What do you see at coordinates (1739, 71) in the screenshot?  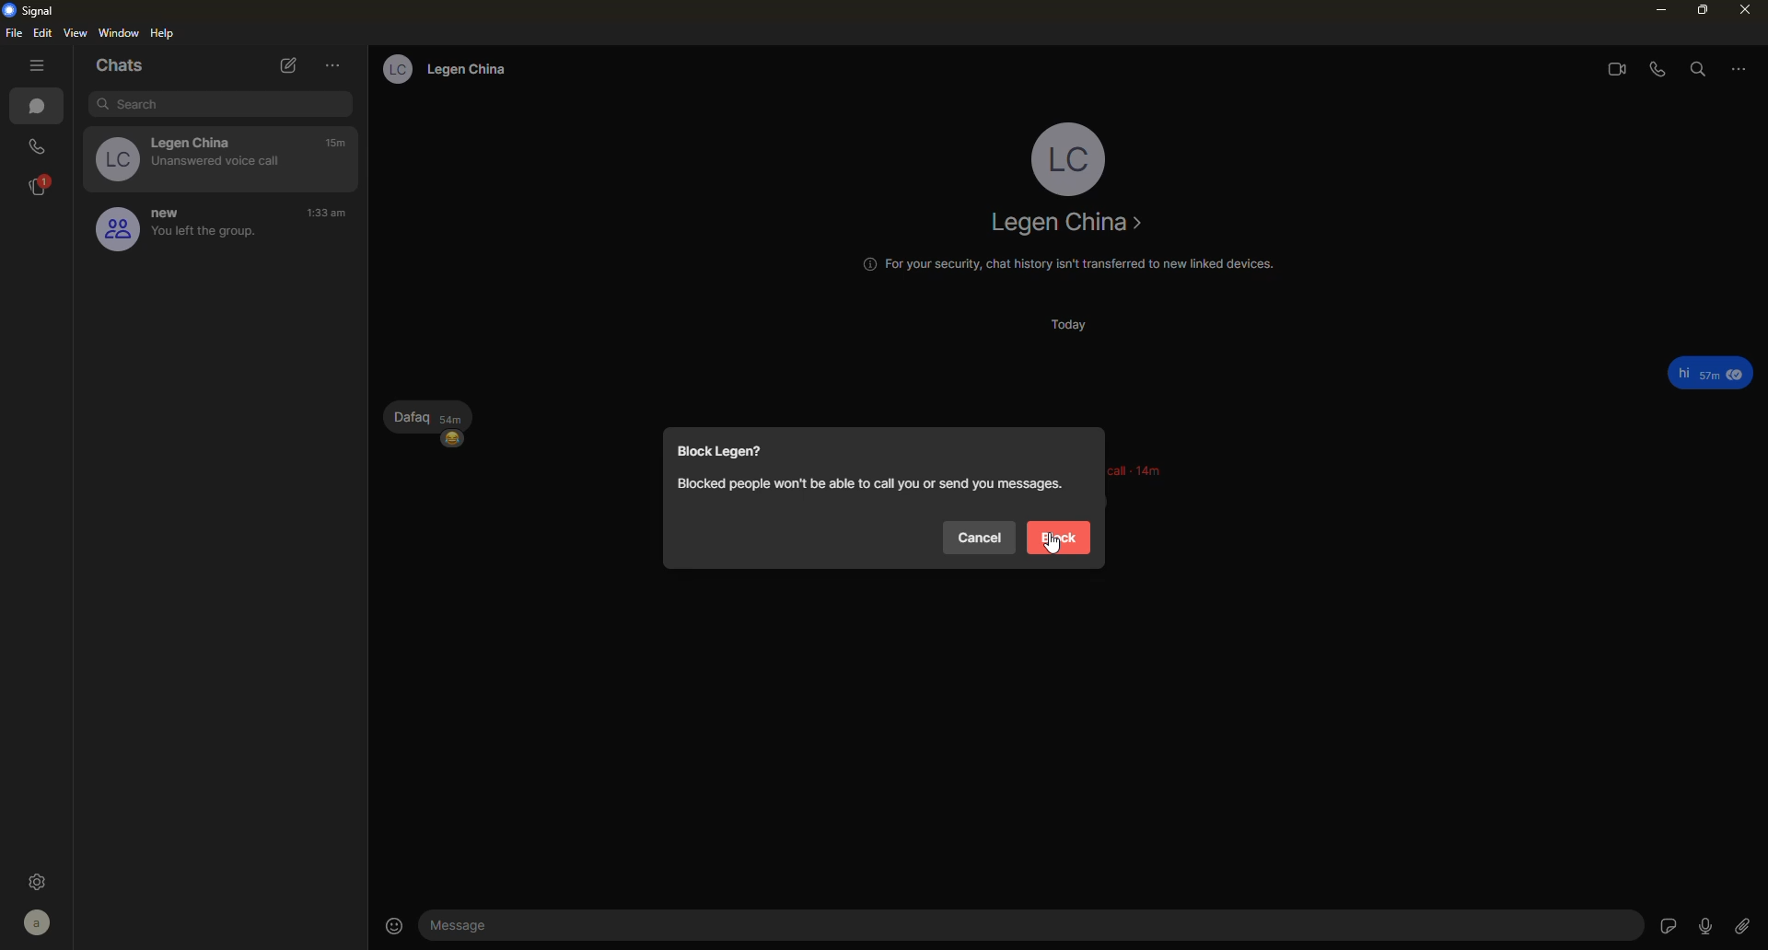 I see `more` at bounding box center [1739, 71].